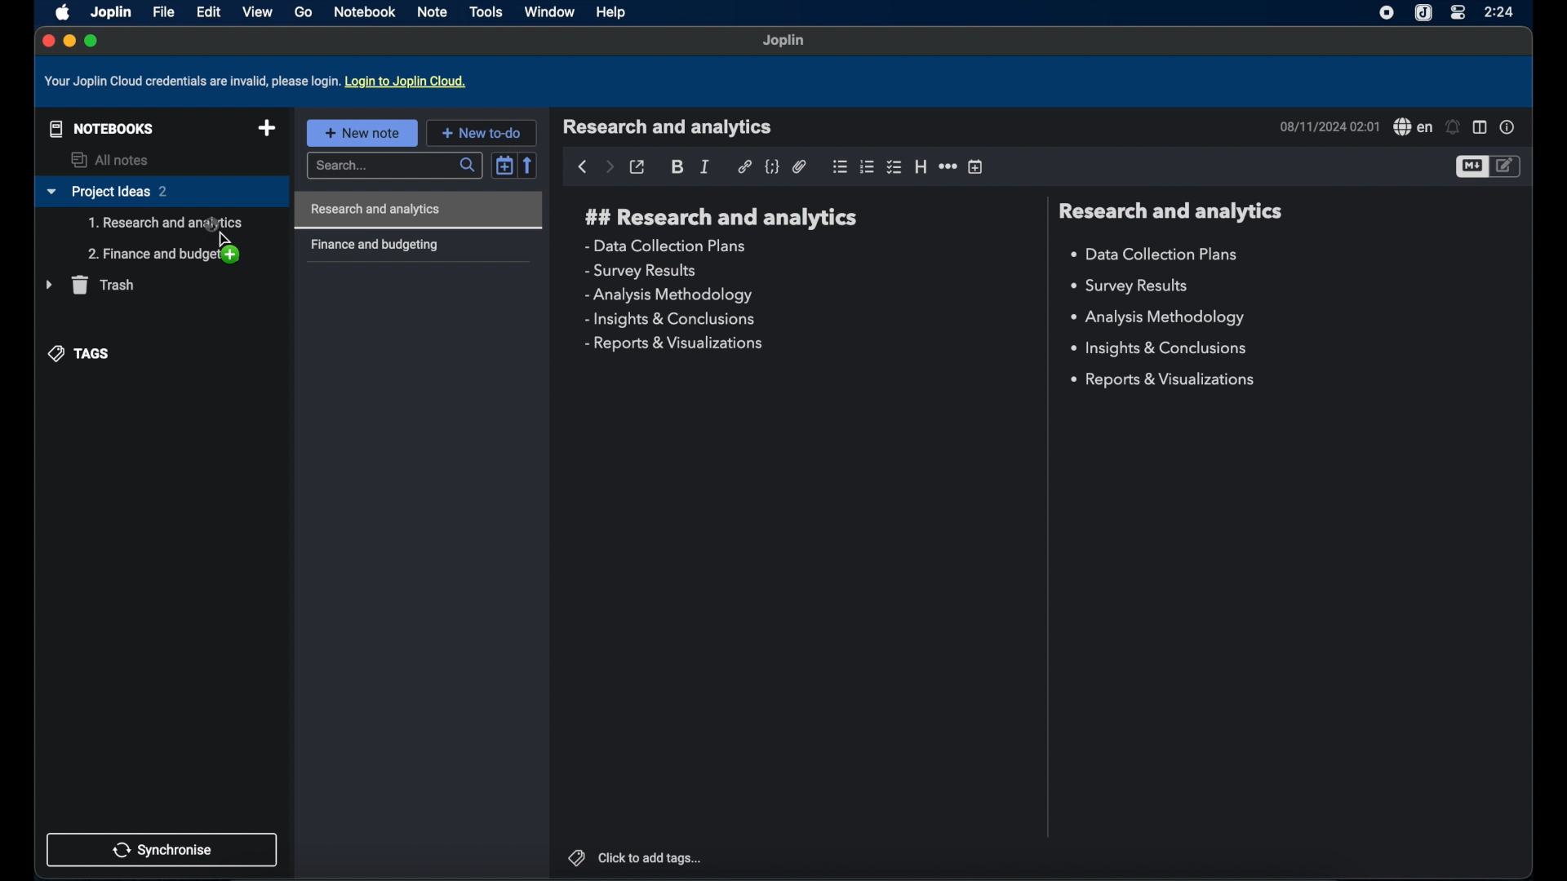 This screenshot has height=881, width=1567. I want to click on checkbox, so click(895, 166).